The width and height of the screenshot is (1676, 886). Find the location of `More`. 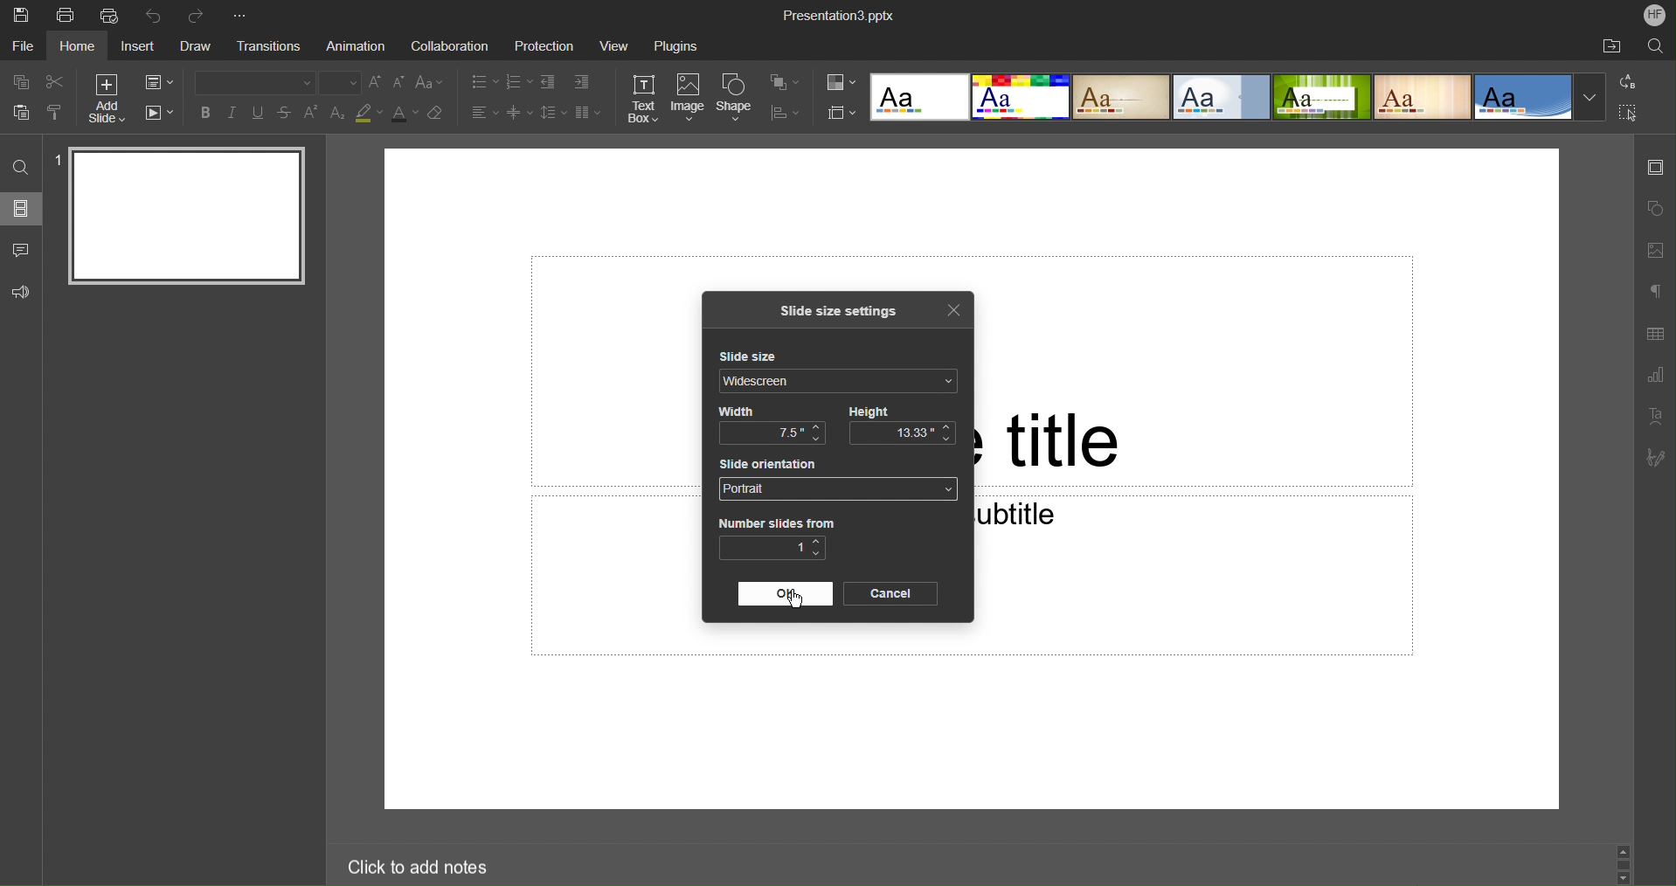

More is located at coordinates (244, 12).